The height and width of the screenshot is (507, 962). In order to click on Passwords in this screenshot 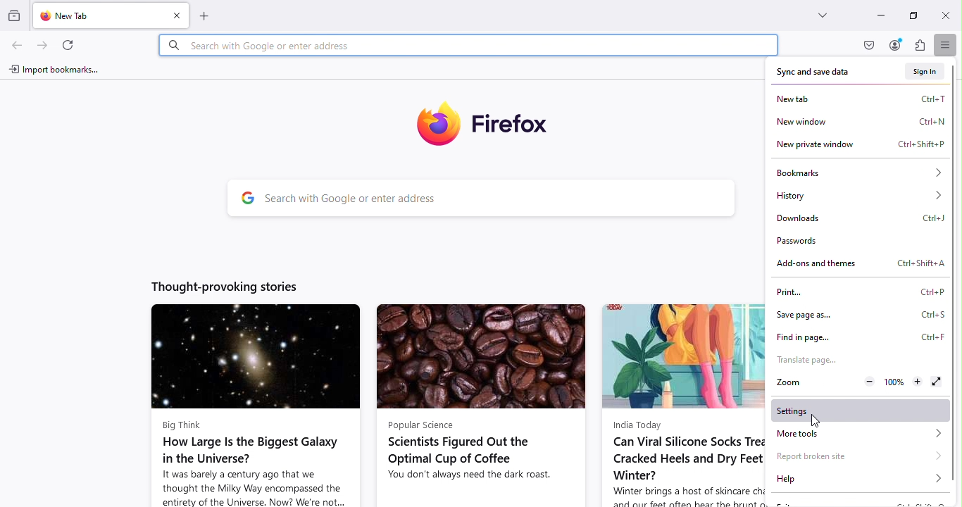, I will do `click(804, 243)`.